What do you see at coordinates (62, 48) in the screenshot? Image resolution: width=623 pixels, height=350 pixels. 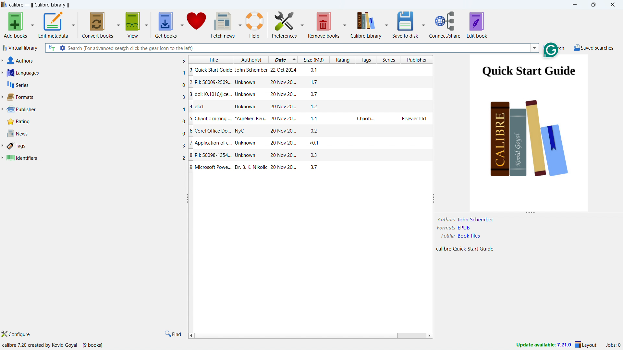 I see `advance search` at bounding box center [62, 48].